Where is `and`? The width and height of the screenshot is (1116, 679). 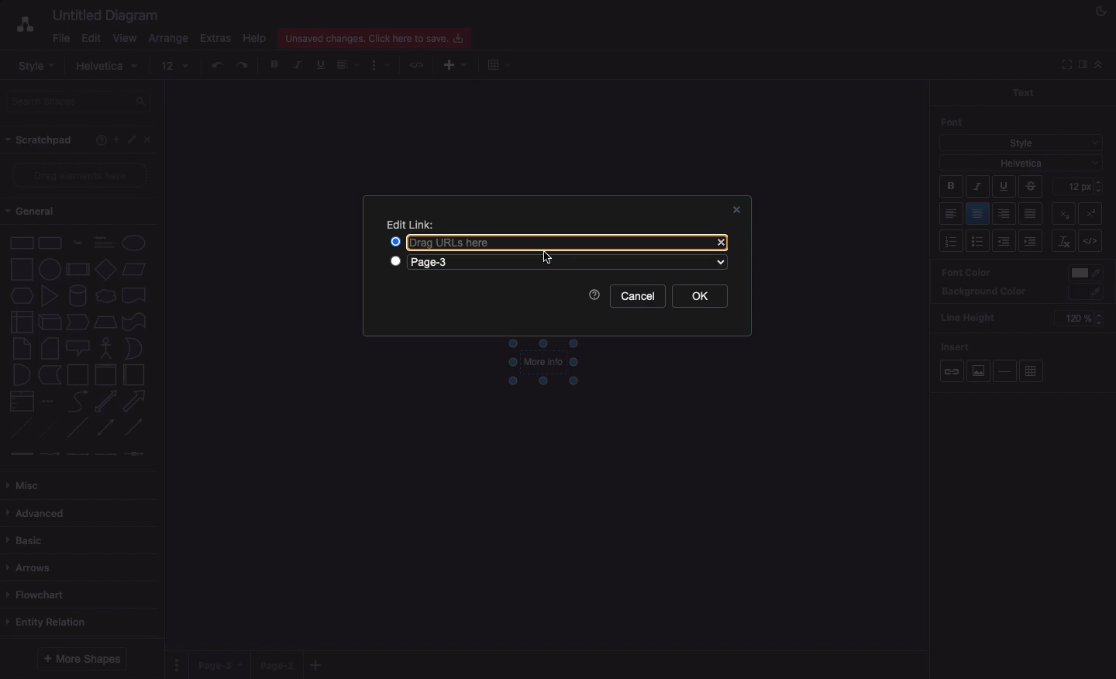 and is located at coordinates (22, 375).